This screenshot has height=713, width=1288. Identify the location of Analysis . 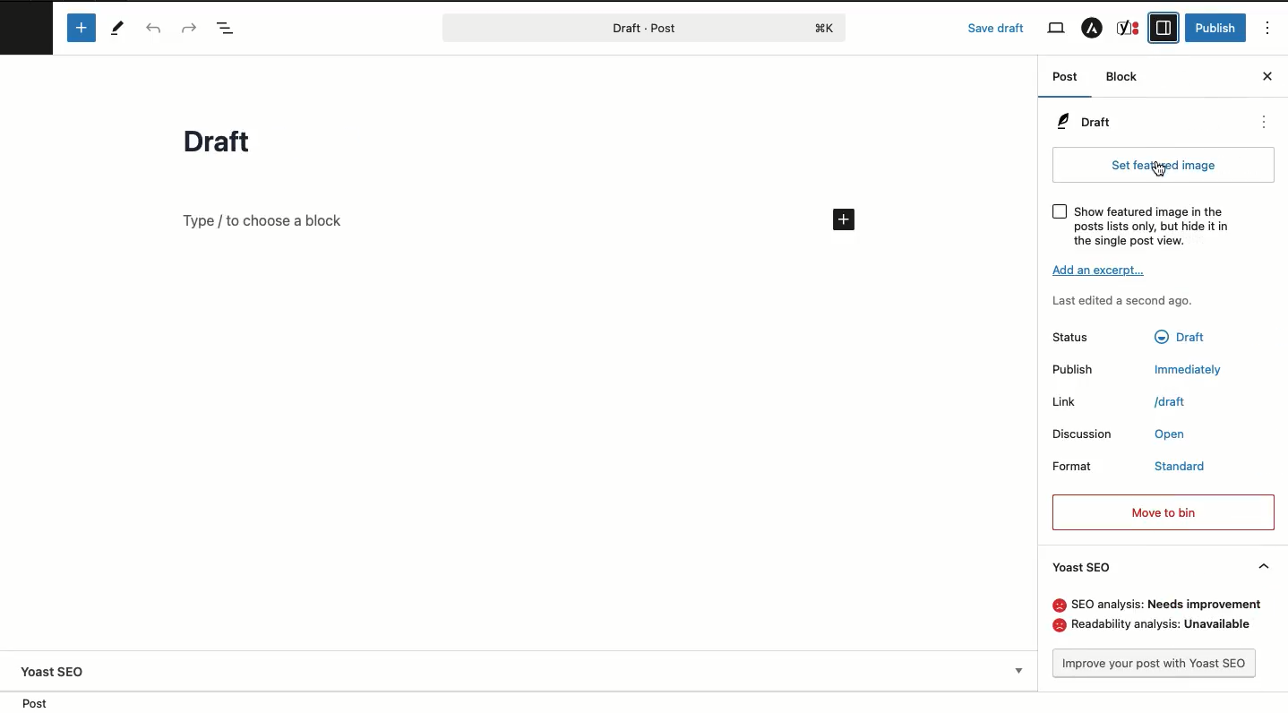
(1175, 606).